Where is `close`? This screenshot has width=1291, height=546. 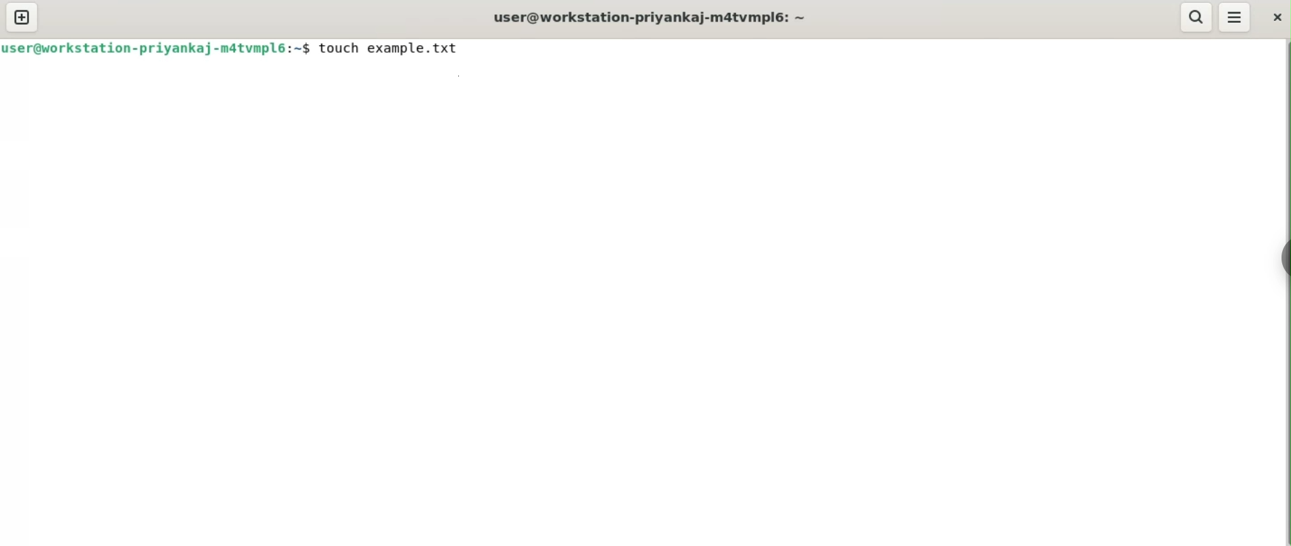
close is located at coordinates (1275, 18).